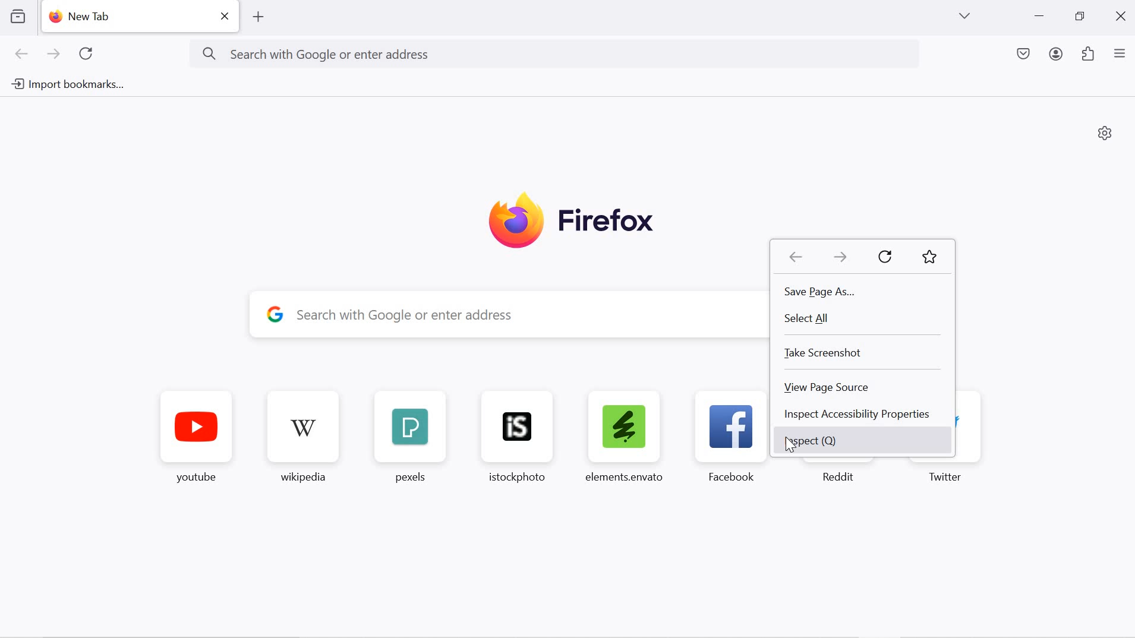  I want to click on previous, so click(794, 258).